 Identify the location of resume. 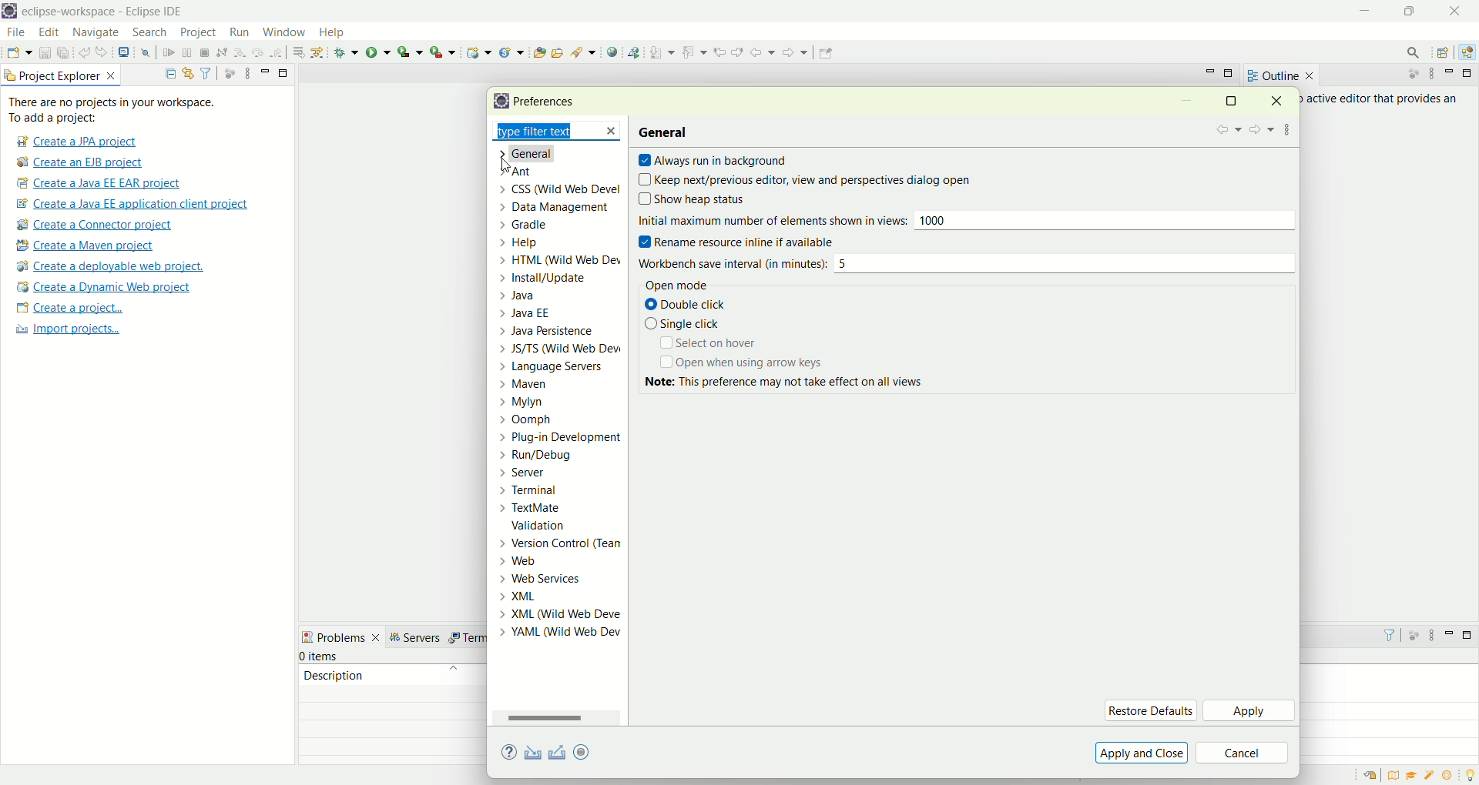
(169, 54).